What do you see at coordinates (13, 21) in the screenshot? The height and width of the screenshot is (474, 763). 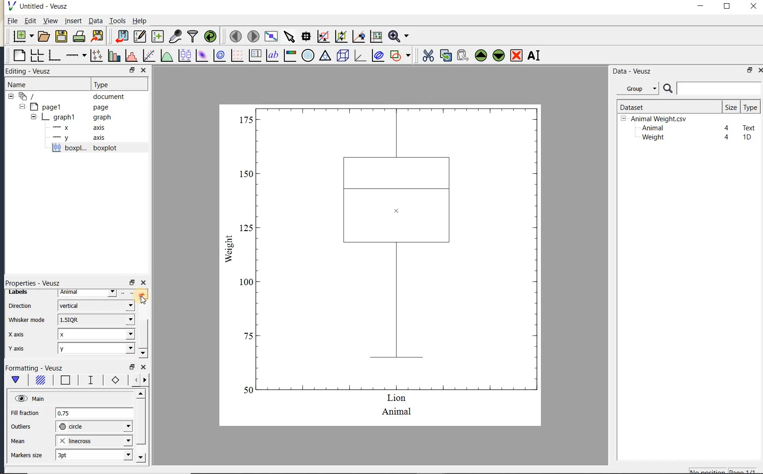 I see `File` at bounding box center [13, 21].